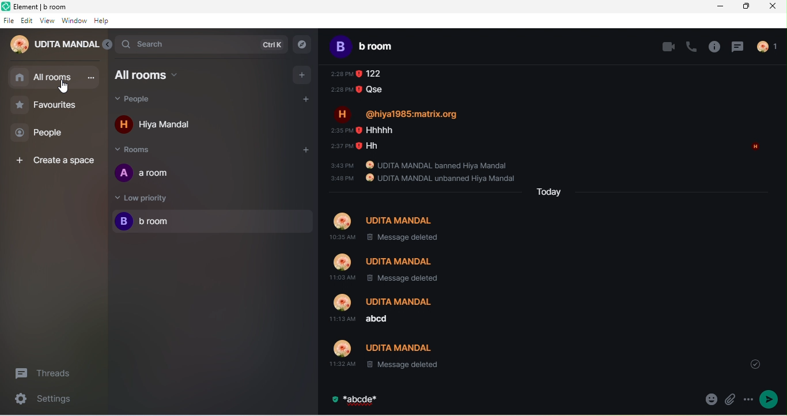 The height and width of the screenshot is (416, 787). Describe the element at coordinates (28, 21) in the screenshot. I see `edit` at that location.